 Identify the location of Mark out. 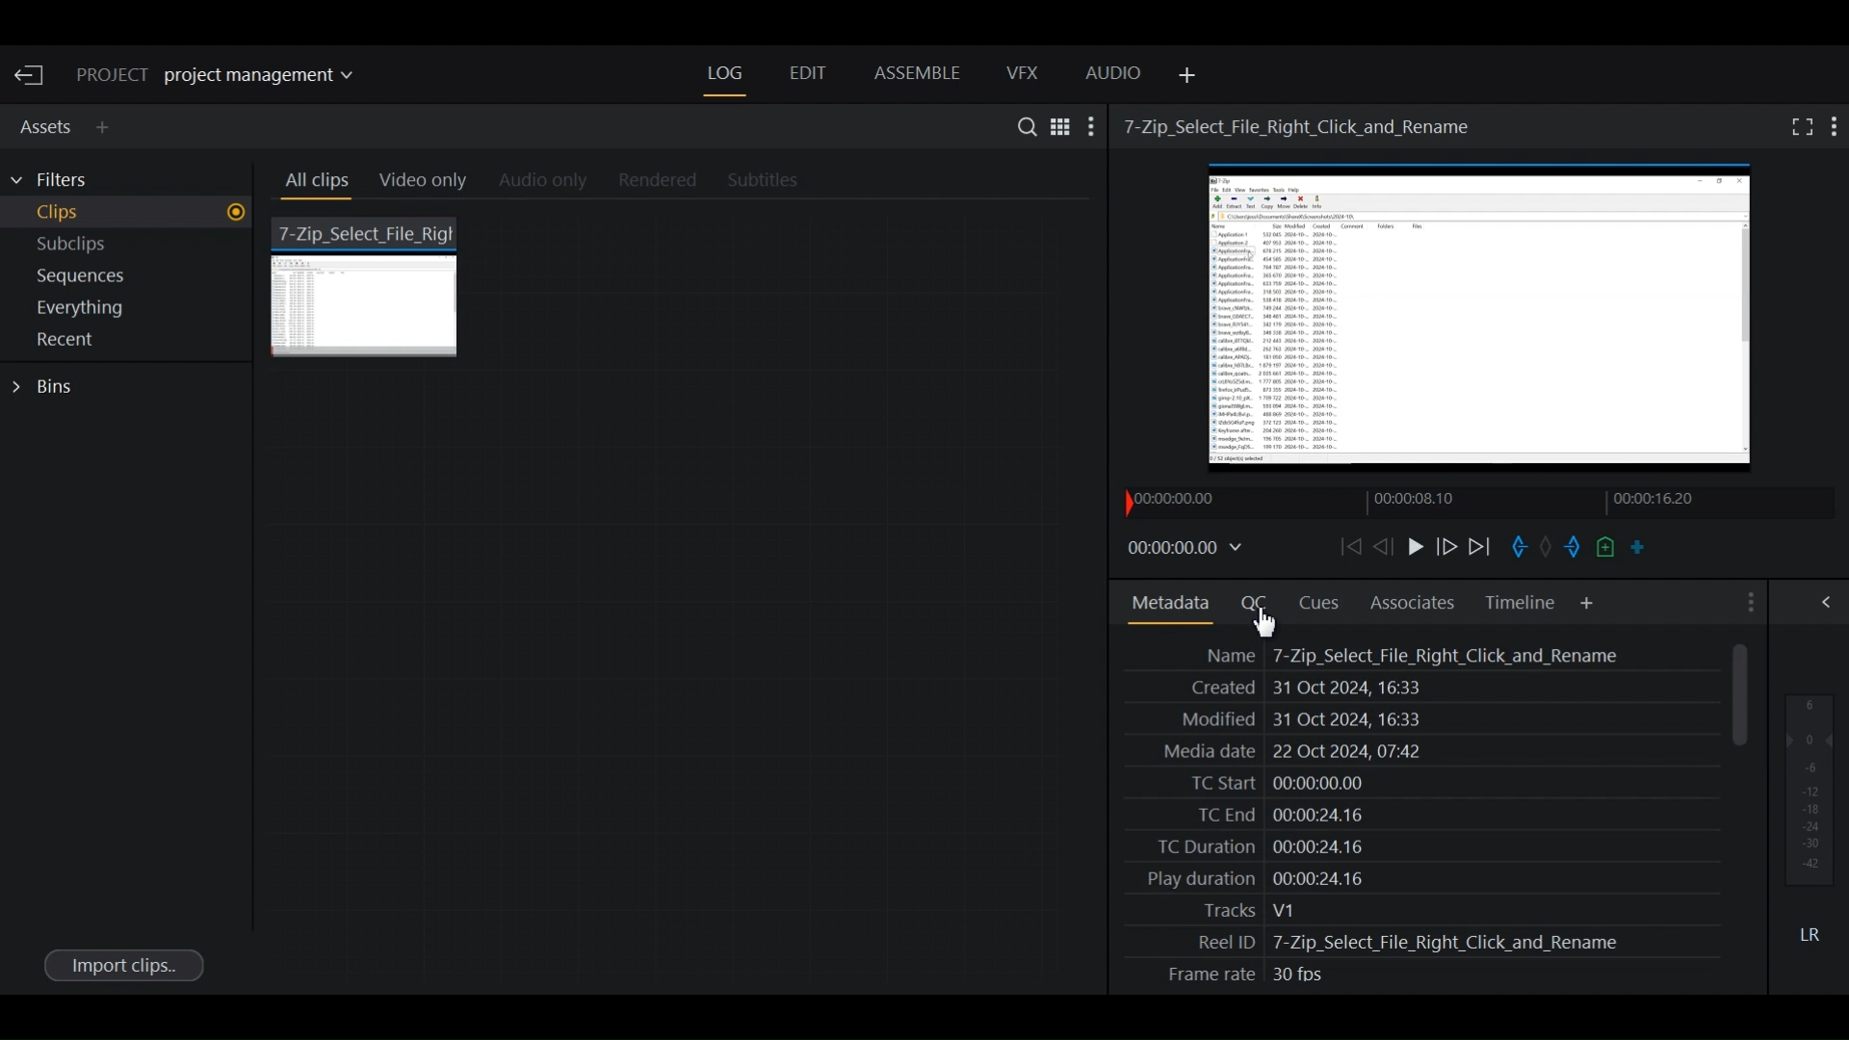
(1571, 548).